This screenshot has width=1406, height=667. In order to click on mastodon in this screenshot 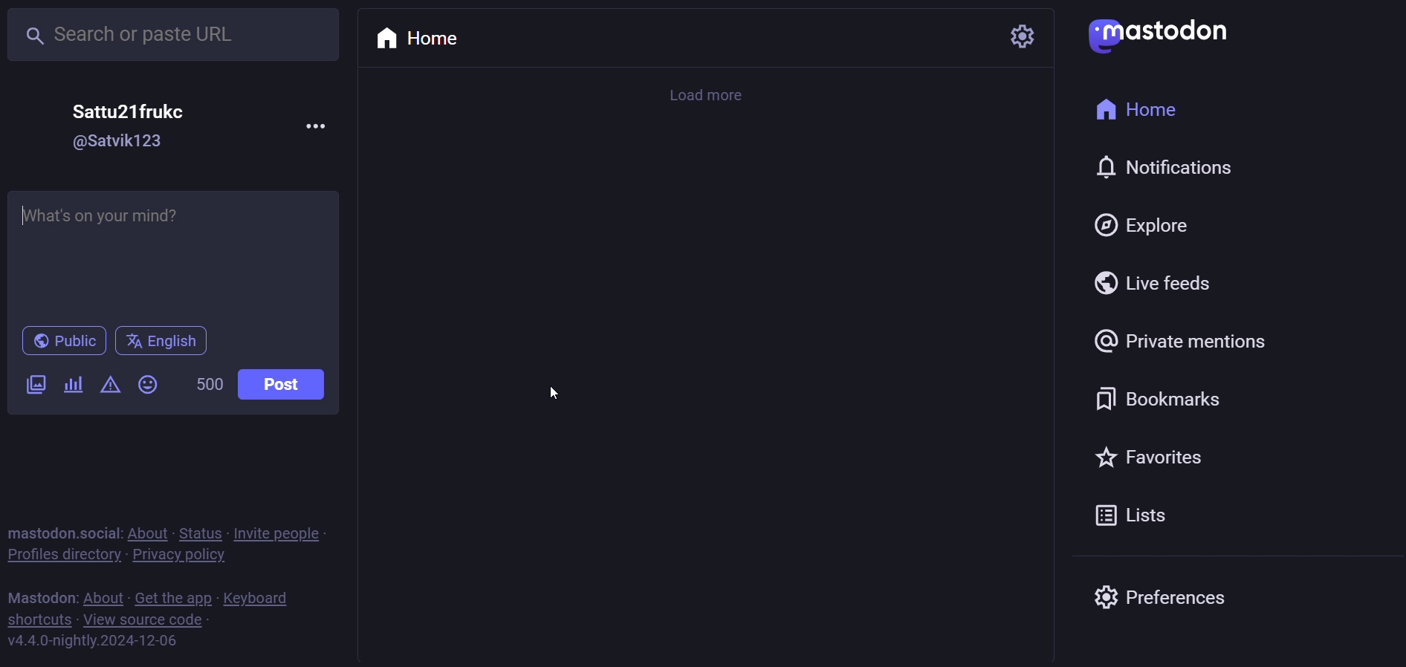, I will do `click(1161, 33)`.